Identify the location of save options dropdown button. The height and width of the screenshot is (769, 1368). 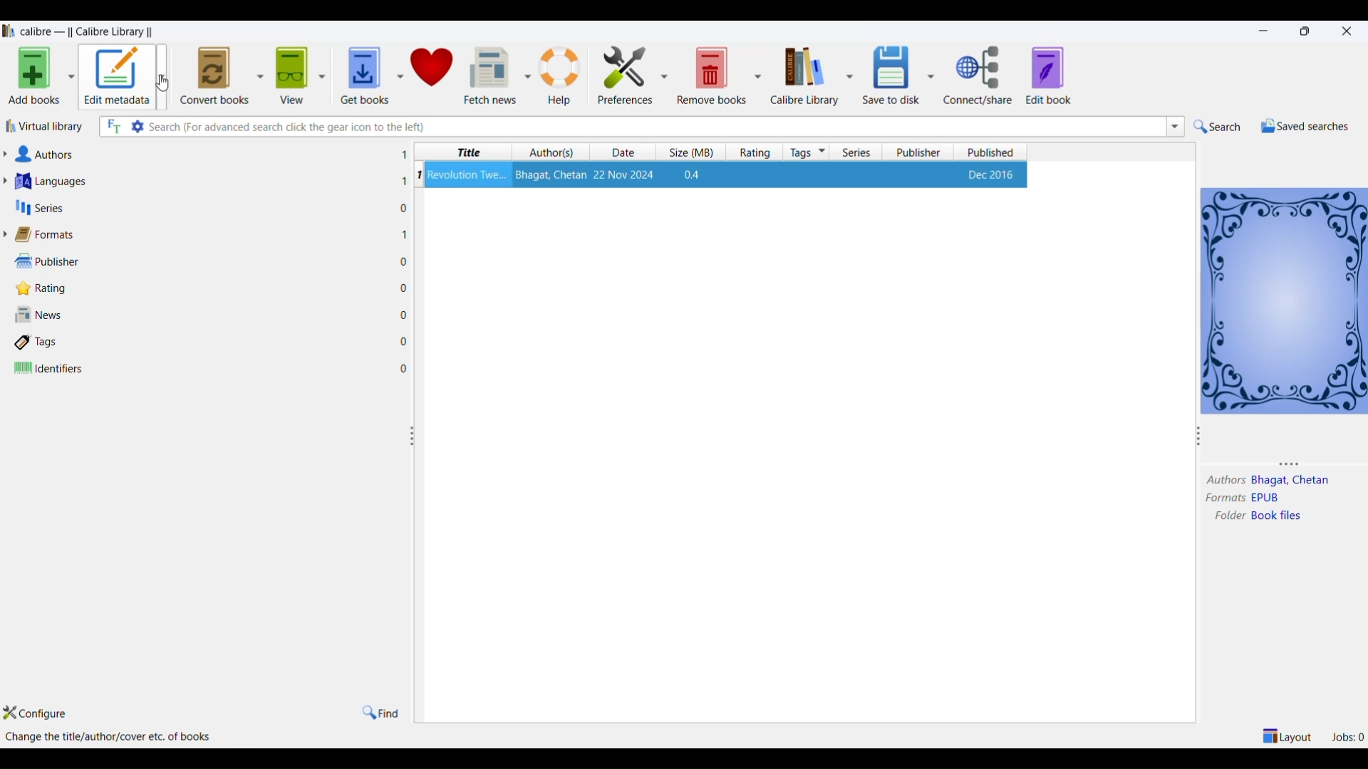
(931, 75).